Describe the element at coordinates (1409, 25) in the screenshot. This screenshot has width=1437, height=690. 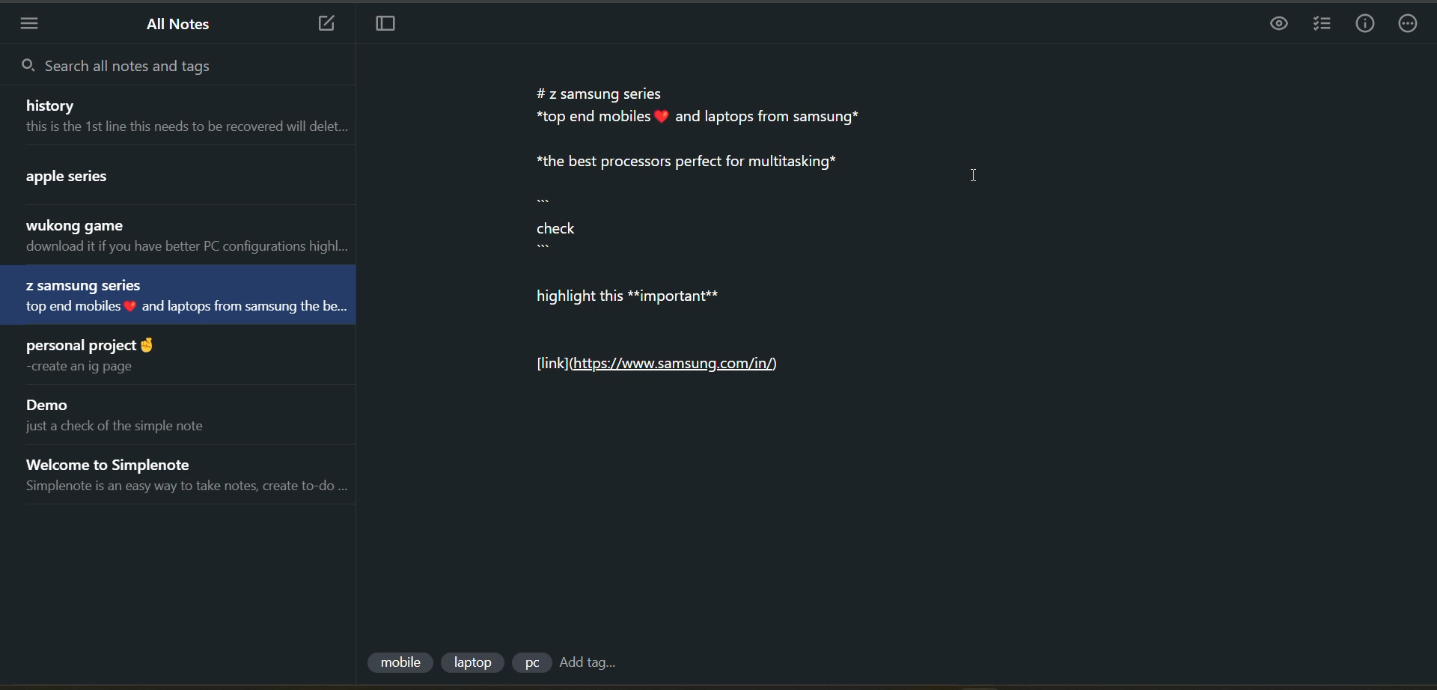
I see `actions` at that location.